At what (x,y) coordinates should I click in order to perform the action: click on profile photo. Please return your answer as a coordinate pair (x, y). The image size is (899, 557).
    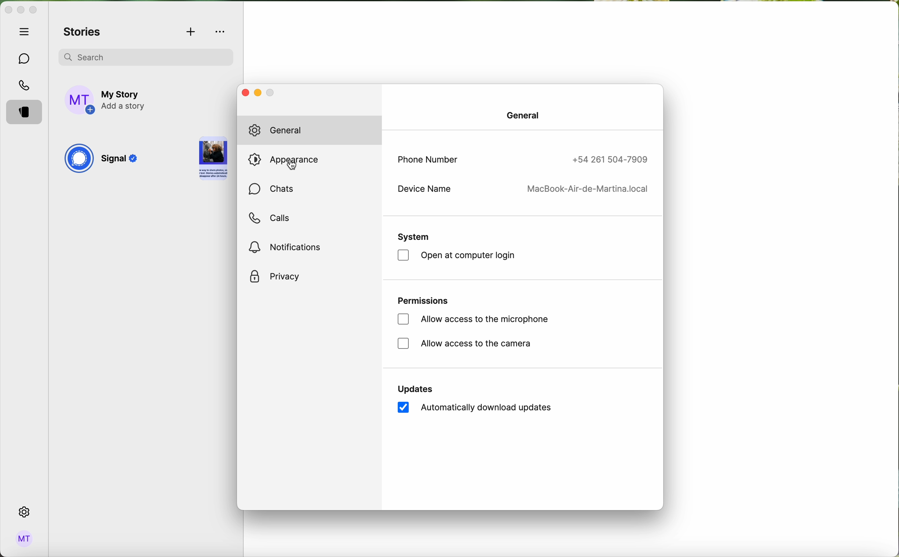
    Looking at the image, I should click on (80, 100).